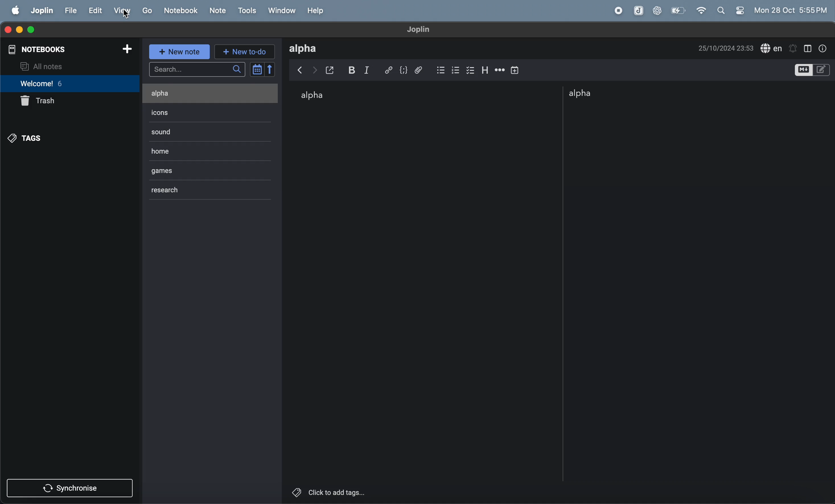  I want to click on window, so click(283, 10).